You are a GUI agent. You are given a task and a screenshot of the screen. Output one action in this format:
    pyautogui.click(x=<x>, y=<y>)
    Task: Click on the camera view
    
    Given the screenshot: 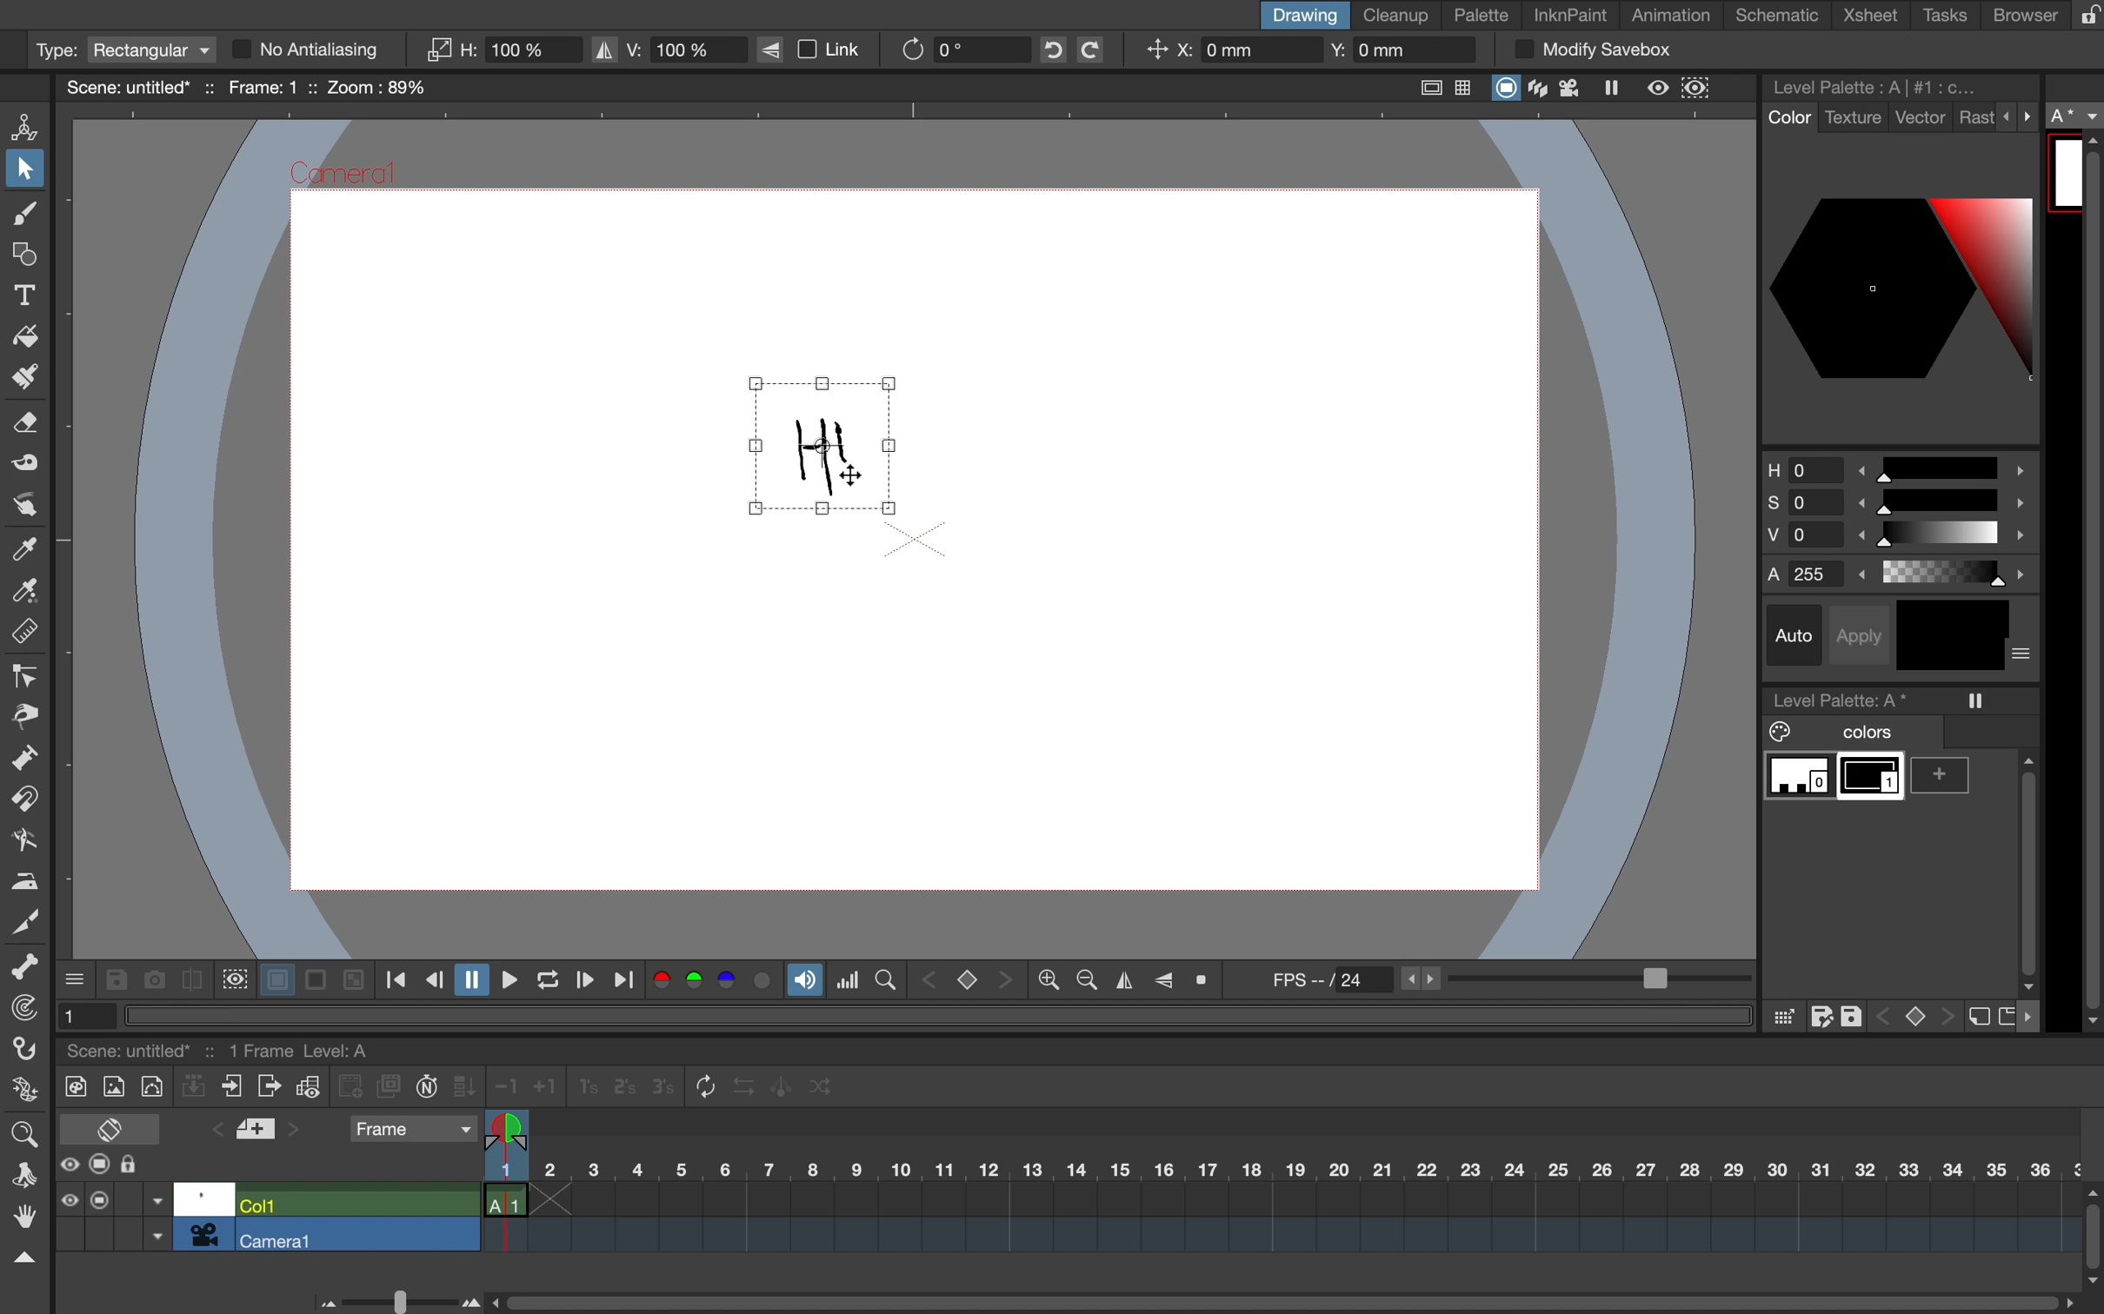 What is the action you would take?
    pyautogui.click(x=1573, y=88)
    